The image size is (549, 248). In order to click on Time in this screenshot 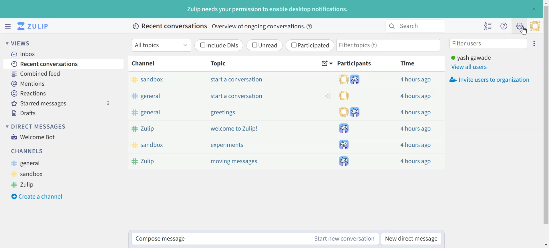, I will do `click(408, 63)`.